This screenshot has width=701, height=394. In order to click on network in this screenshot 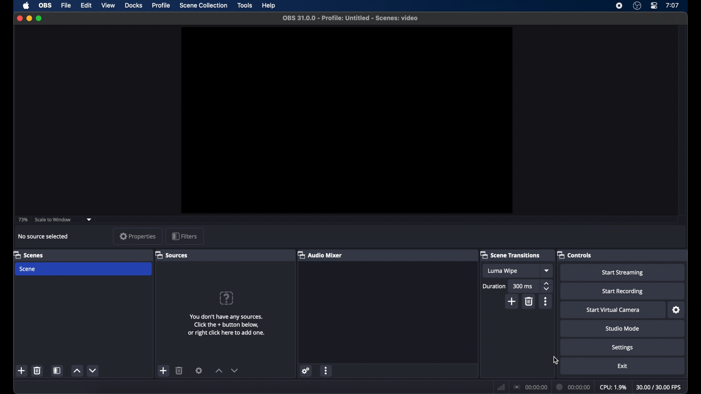, I will do `click(501, 386)`.